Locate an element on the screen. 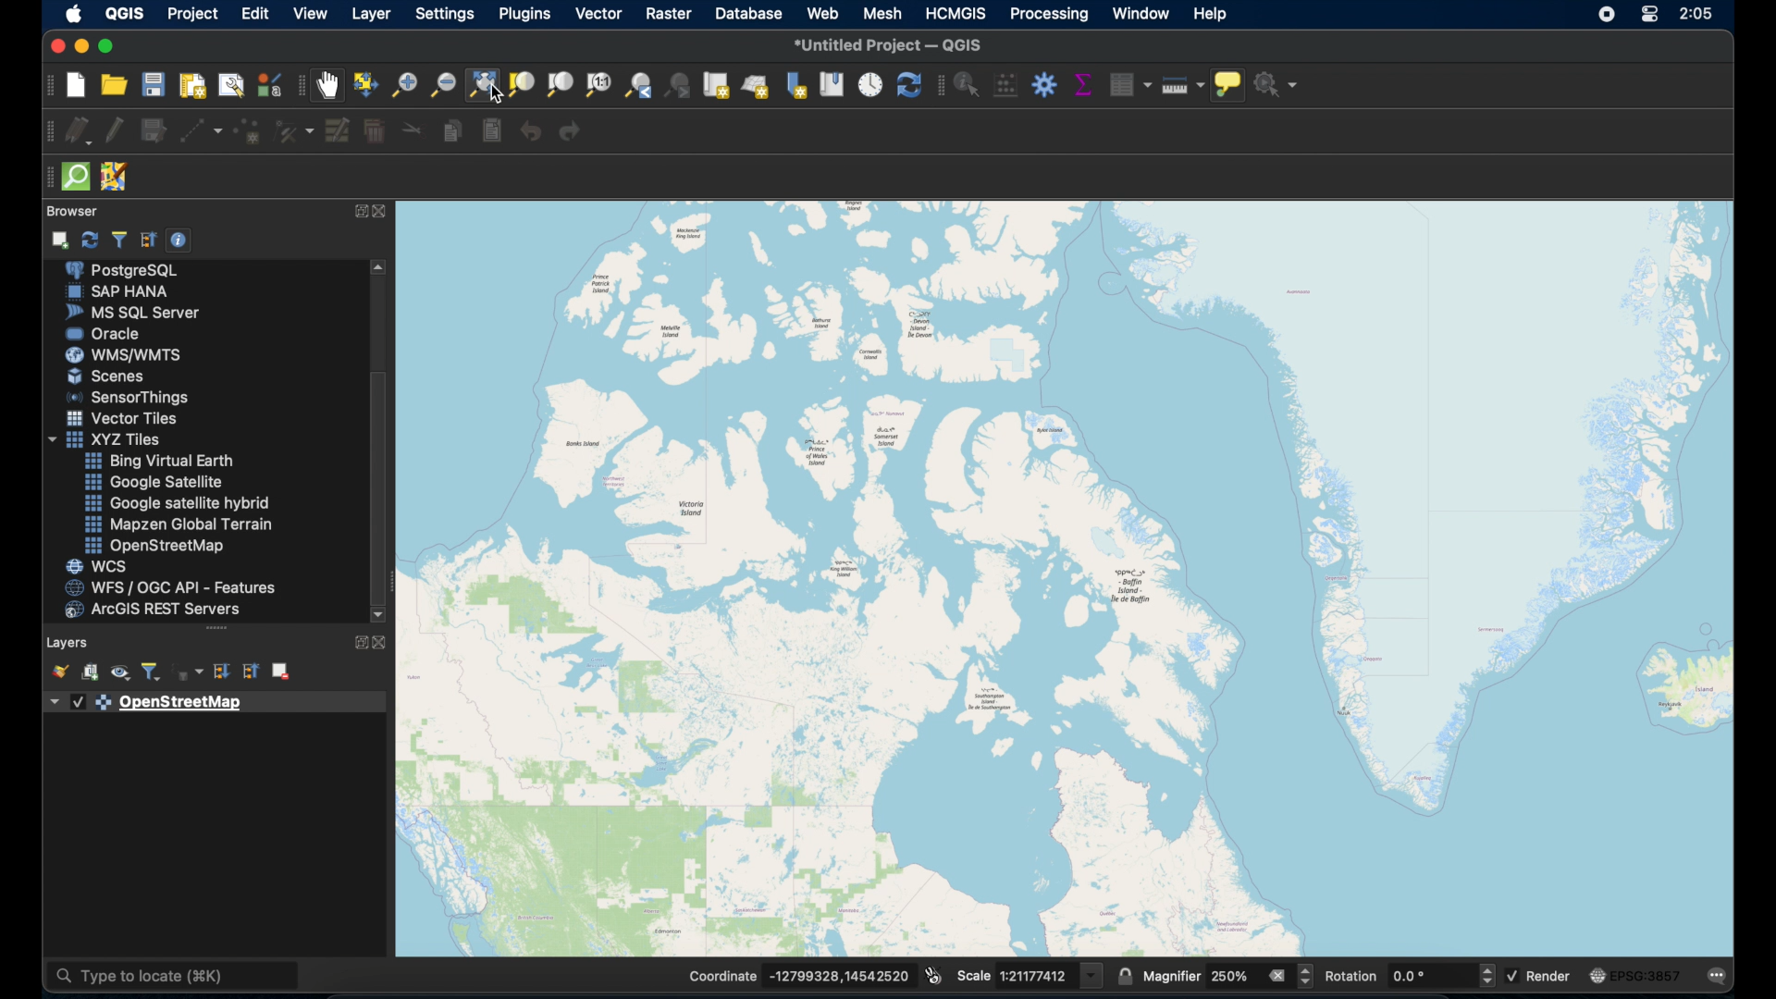 This screenshot has width=1776, height=999. scroll box is located at coordinates (382, 486).